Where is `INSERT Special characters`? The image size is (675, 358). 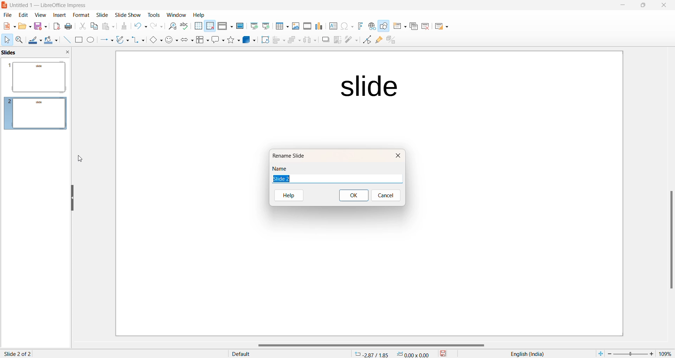 INSERT Special characters is located at coordinates (346, 26).